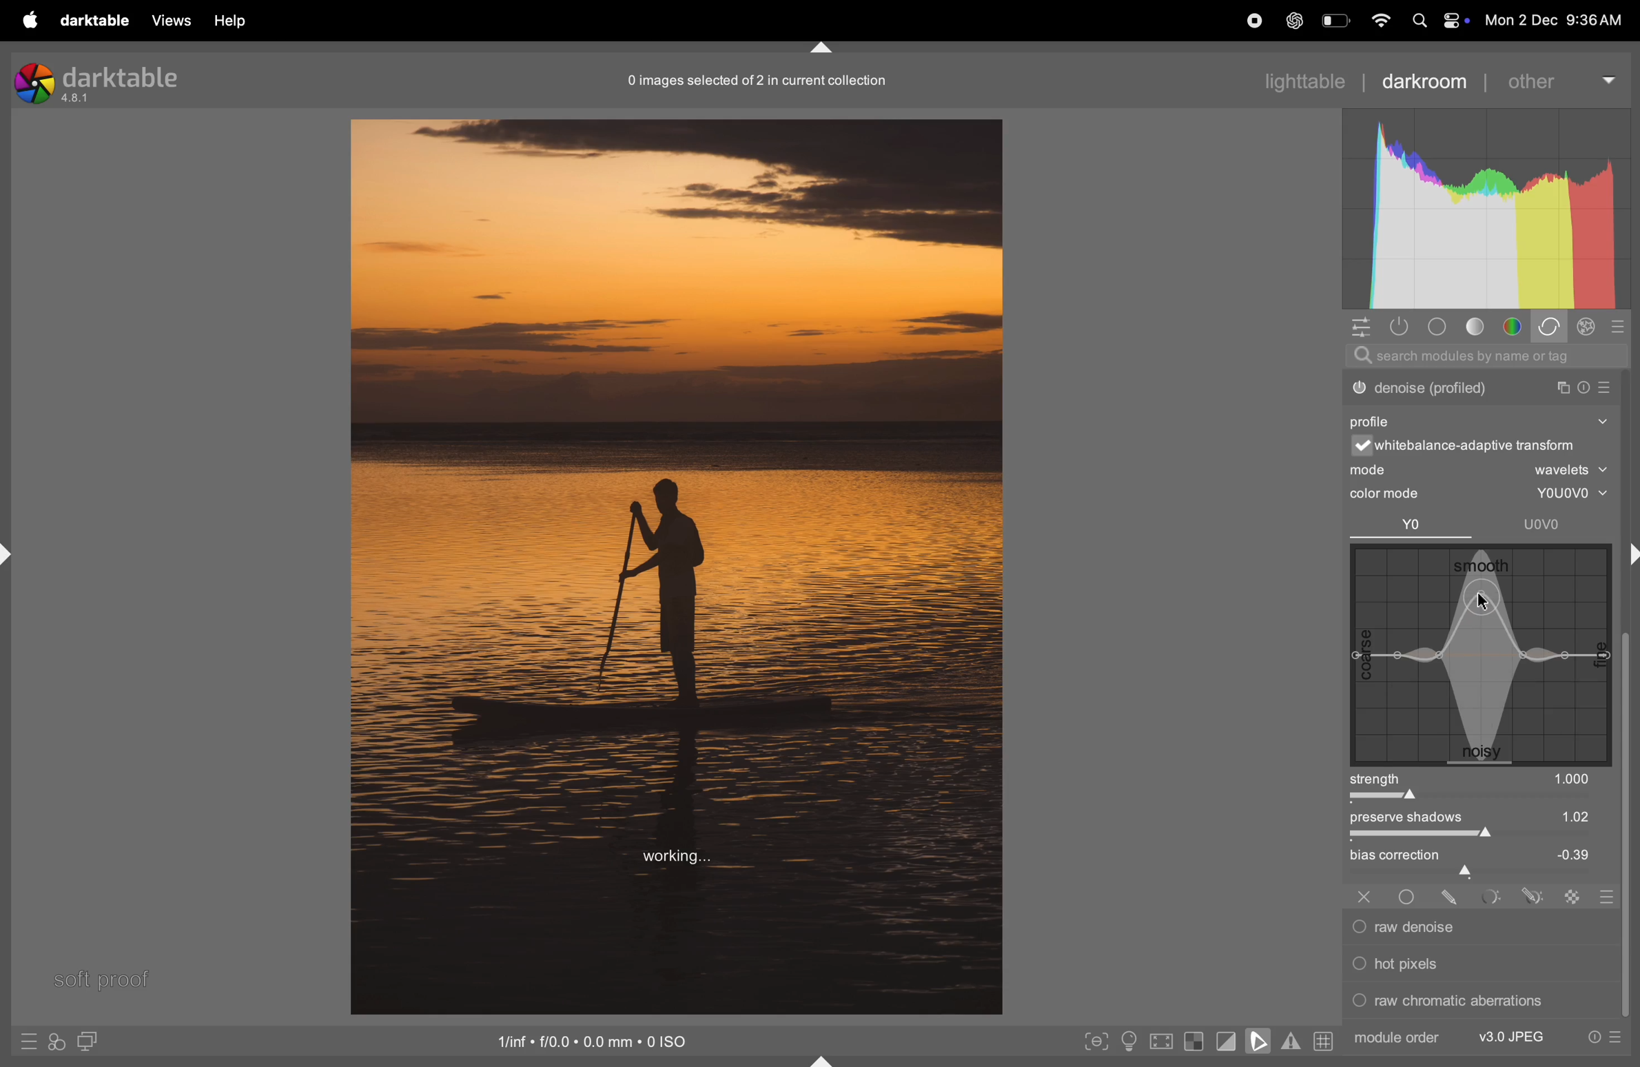 The width and height of the screenshot is (1640, 1067). Describe the element at coordinates (1194, 1043) in the screenshot. I see `toggle indication for raw exposure` at that location.